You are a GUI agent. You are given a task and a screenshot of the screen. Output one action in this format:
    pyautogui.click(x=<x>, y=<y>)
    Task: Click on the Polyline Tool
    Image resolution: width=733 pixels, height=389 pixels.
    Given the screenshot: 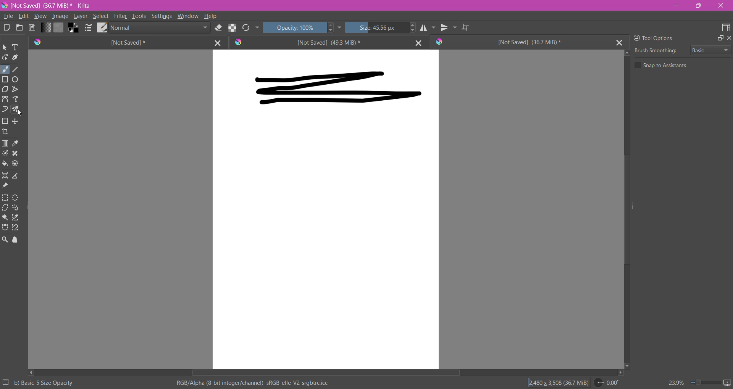 What is the action you would take?
    pyautogui.click(x=15, y=89)
    